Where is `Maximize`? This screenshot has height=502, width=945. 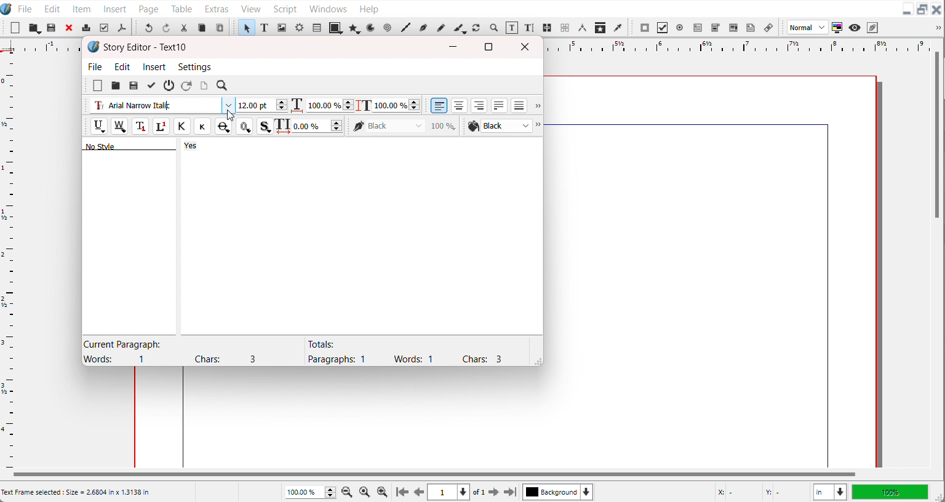
Maximize is located at coordinates (488, 46).